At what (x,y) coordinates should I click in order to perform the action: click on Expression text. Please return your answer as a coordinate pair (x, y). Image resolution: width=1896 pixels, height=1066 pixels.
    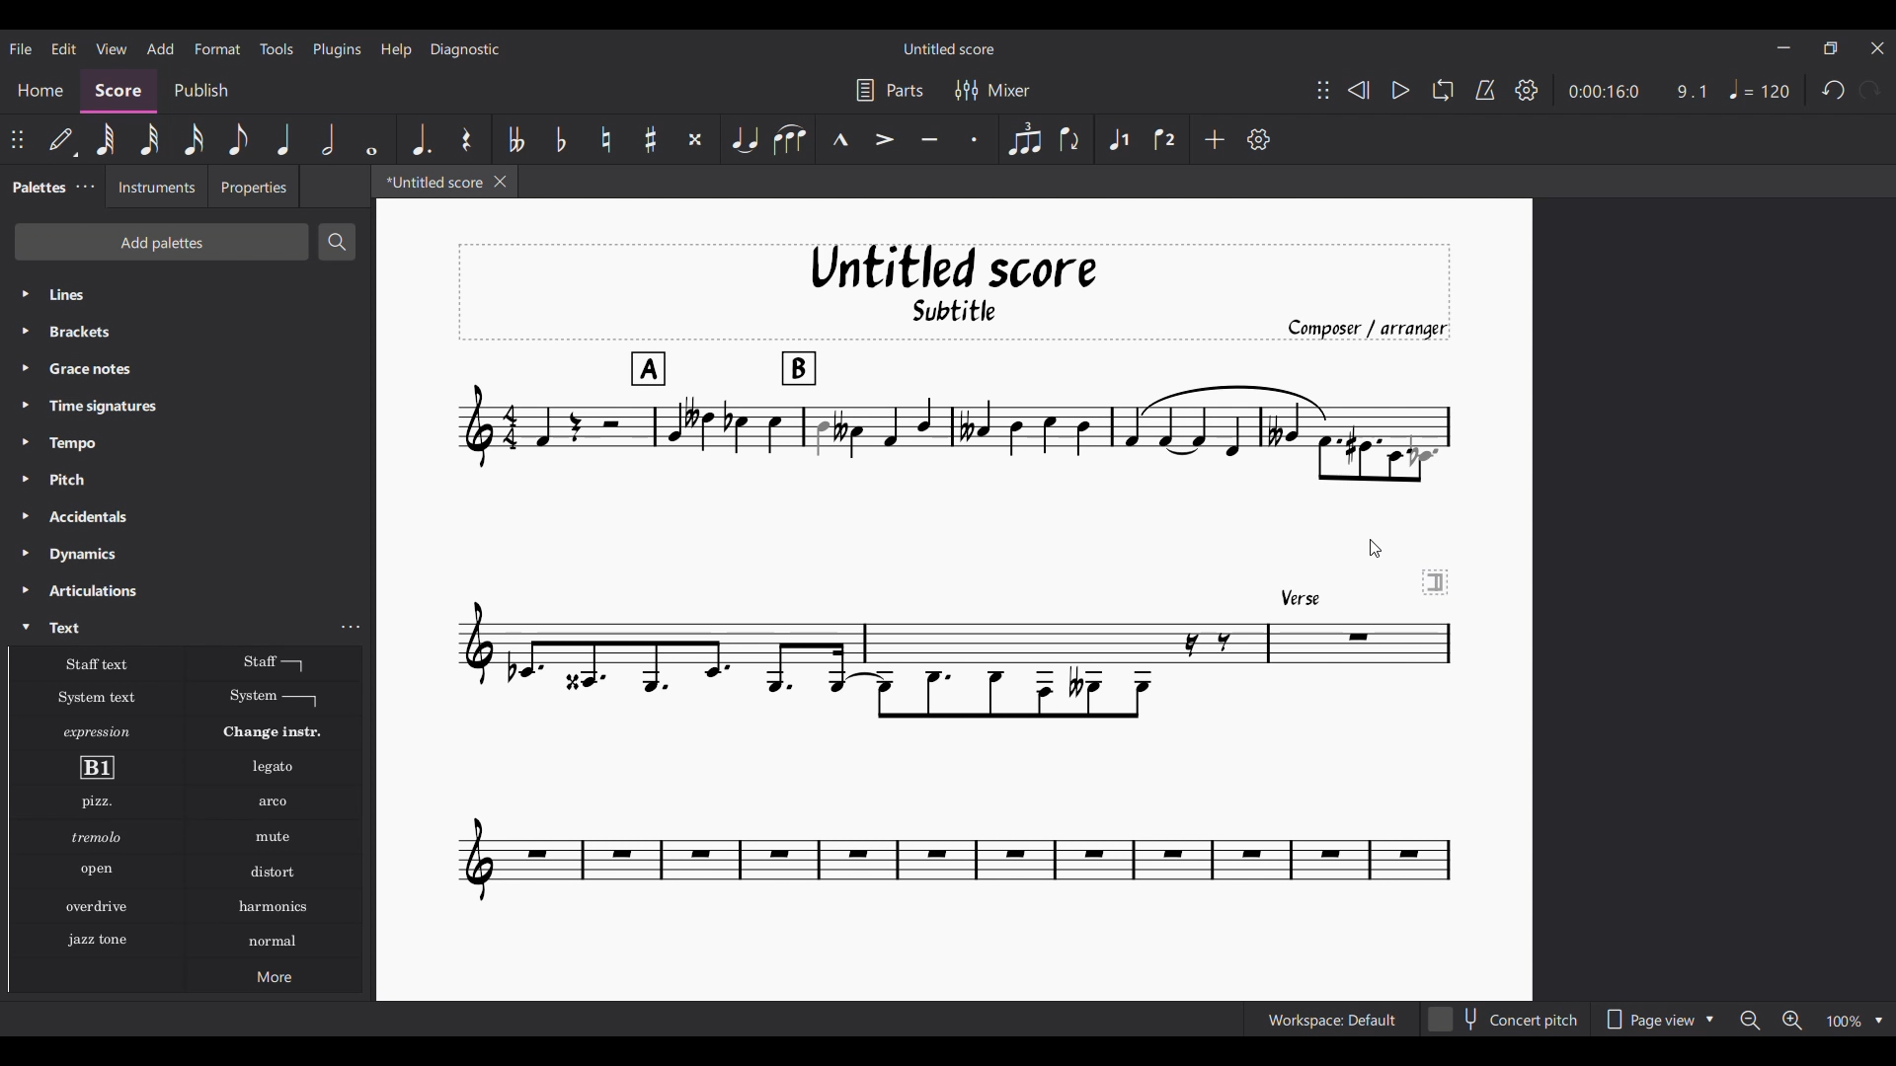
    Looking at the image, I should click on (97, 732).